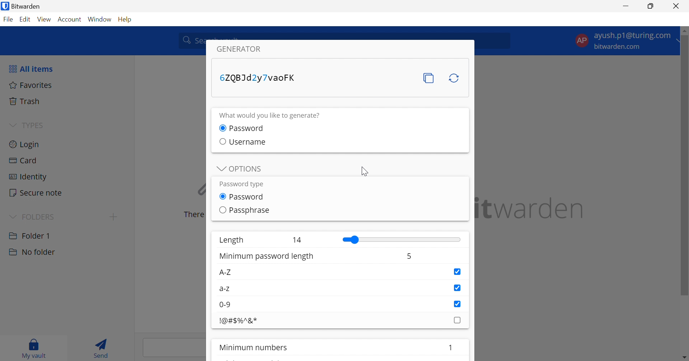  What do you see at coordinates (69, 19) in the screenshot?
I see `Account` at bounding box center [69, 19].